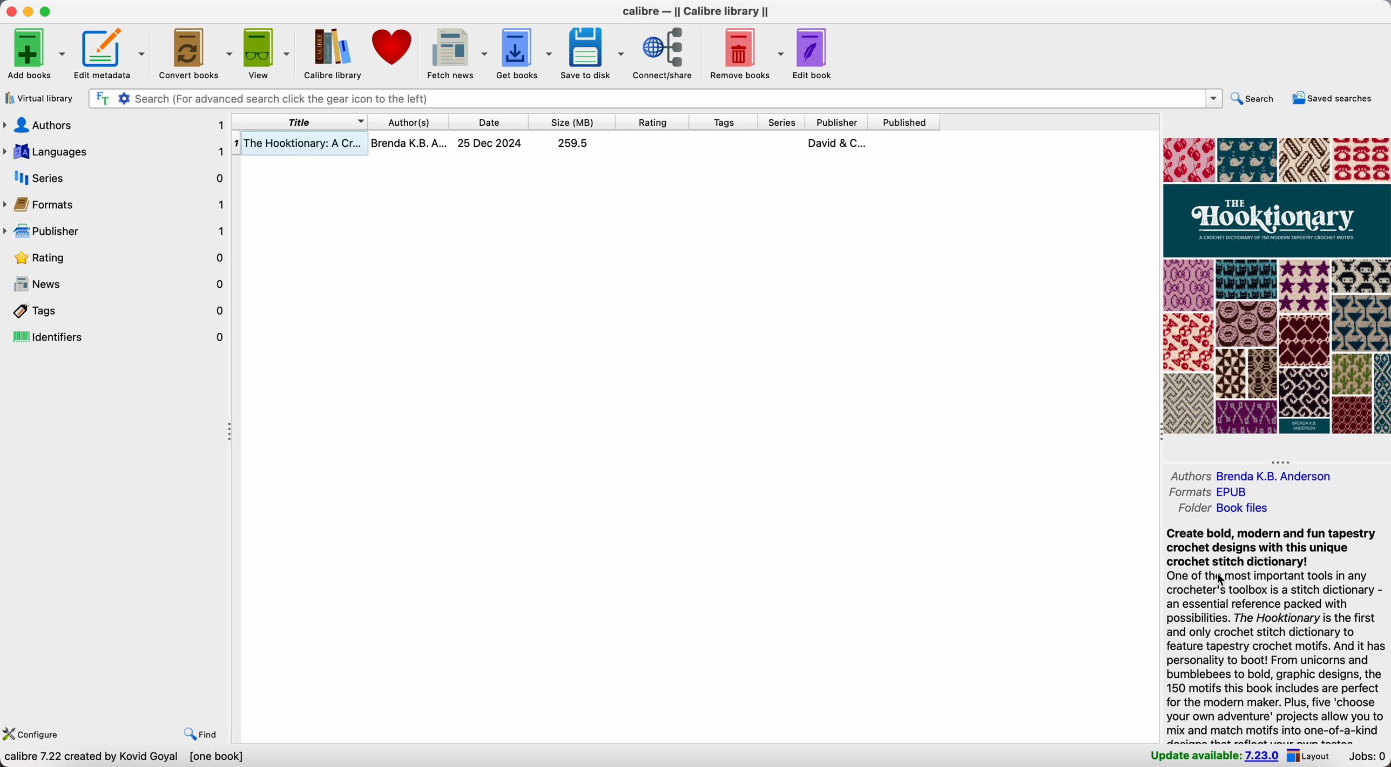 The width and height of the screenshot is (1391, 767). Describe the element at coordinates (695, 13) in the screenshot. I see `Calibre` at that location.